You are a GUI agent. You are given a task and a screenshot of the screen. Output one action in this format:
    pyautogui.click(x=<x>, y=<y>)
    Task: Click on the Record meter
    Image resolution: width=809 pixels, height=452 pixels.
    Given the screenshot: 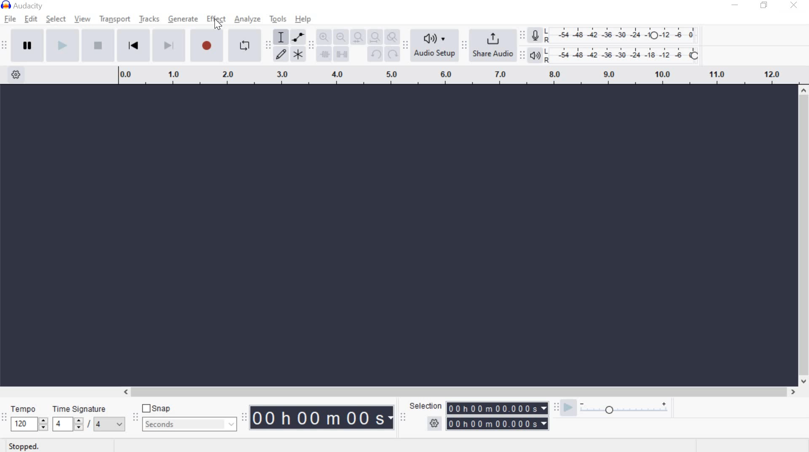 What is the action you would take?
    pyautogui.click(x=536, y=36)
    